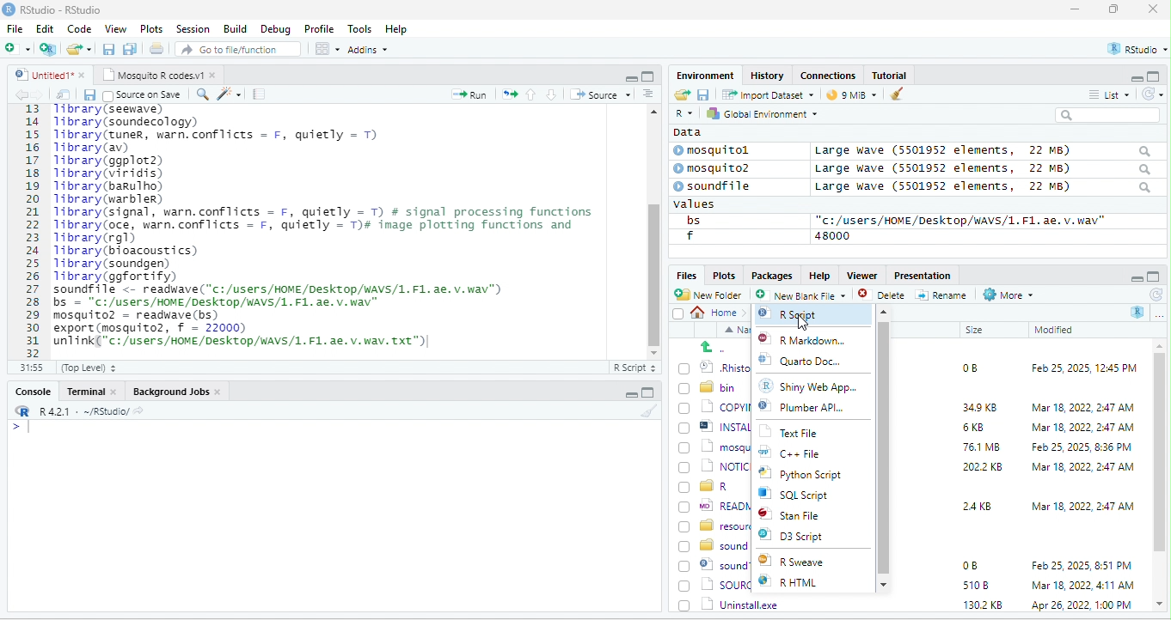  What do you see at coordinates (1055, 330) in the screenshot?
I see `Modified` at bounding box center [1055, 330].